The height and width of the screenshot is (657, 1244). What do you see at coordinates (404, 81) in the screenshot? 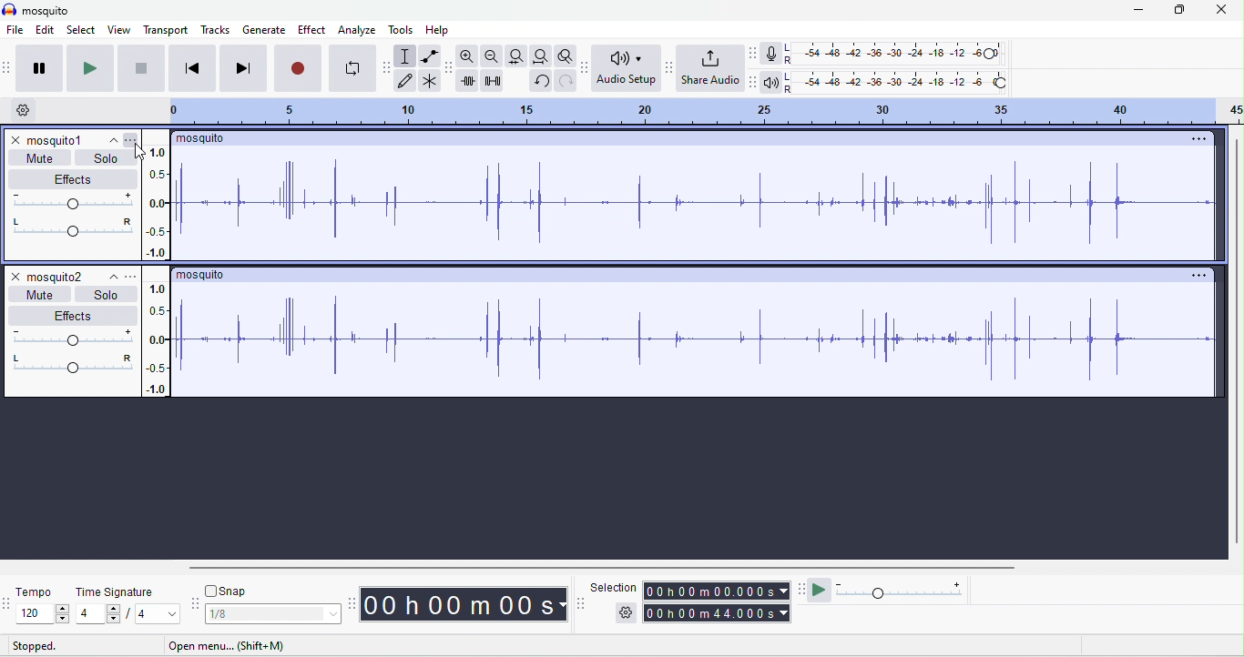
I see `draw` at bounding box center [404, 81].